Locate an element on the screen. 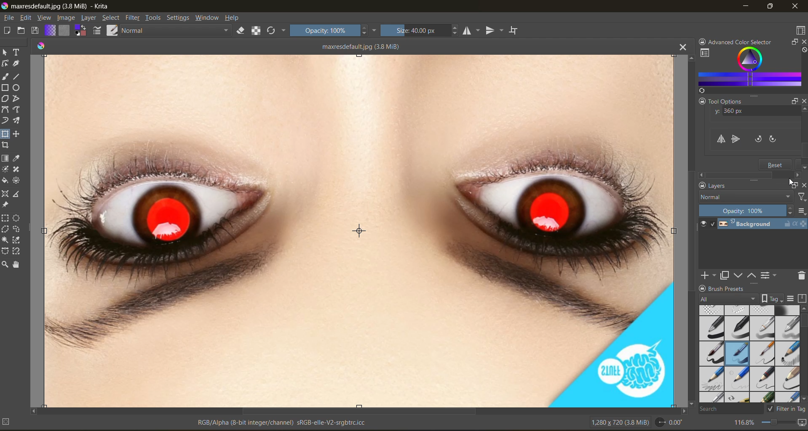 This screenshot has width=808, height=431. normal is located at coordinates (745, 197).